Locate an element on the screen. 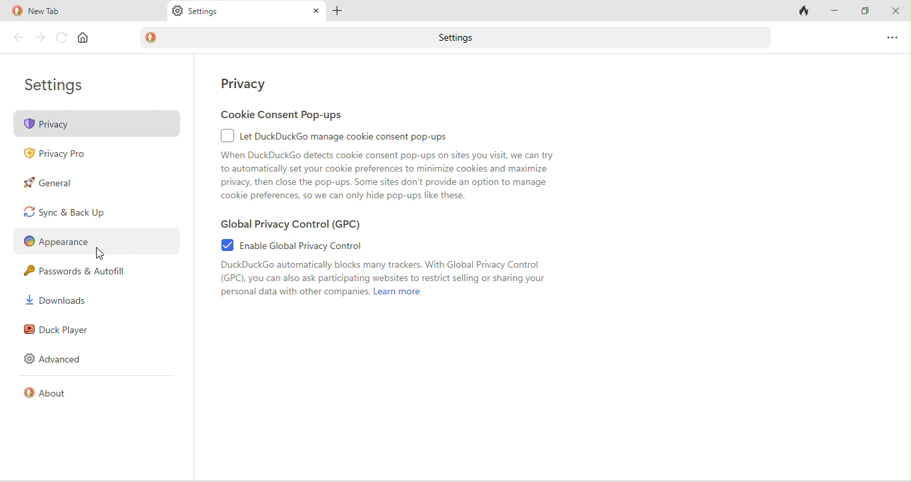 Image resolution: width=911 pixels, height=482 pixels. enable checkbox is located at coordinates (222, 246).